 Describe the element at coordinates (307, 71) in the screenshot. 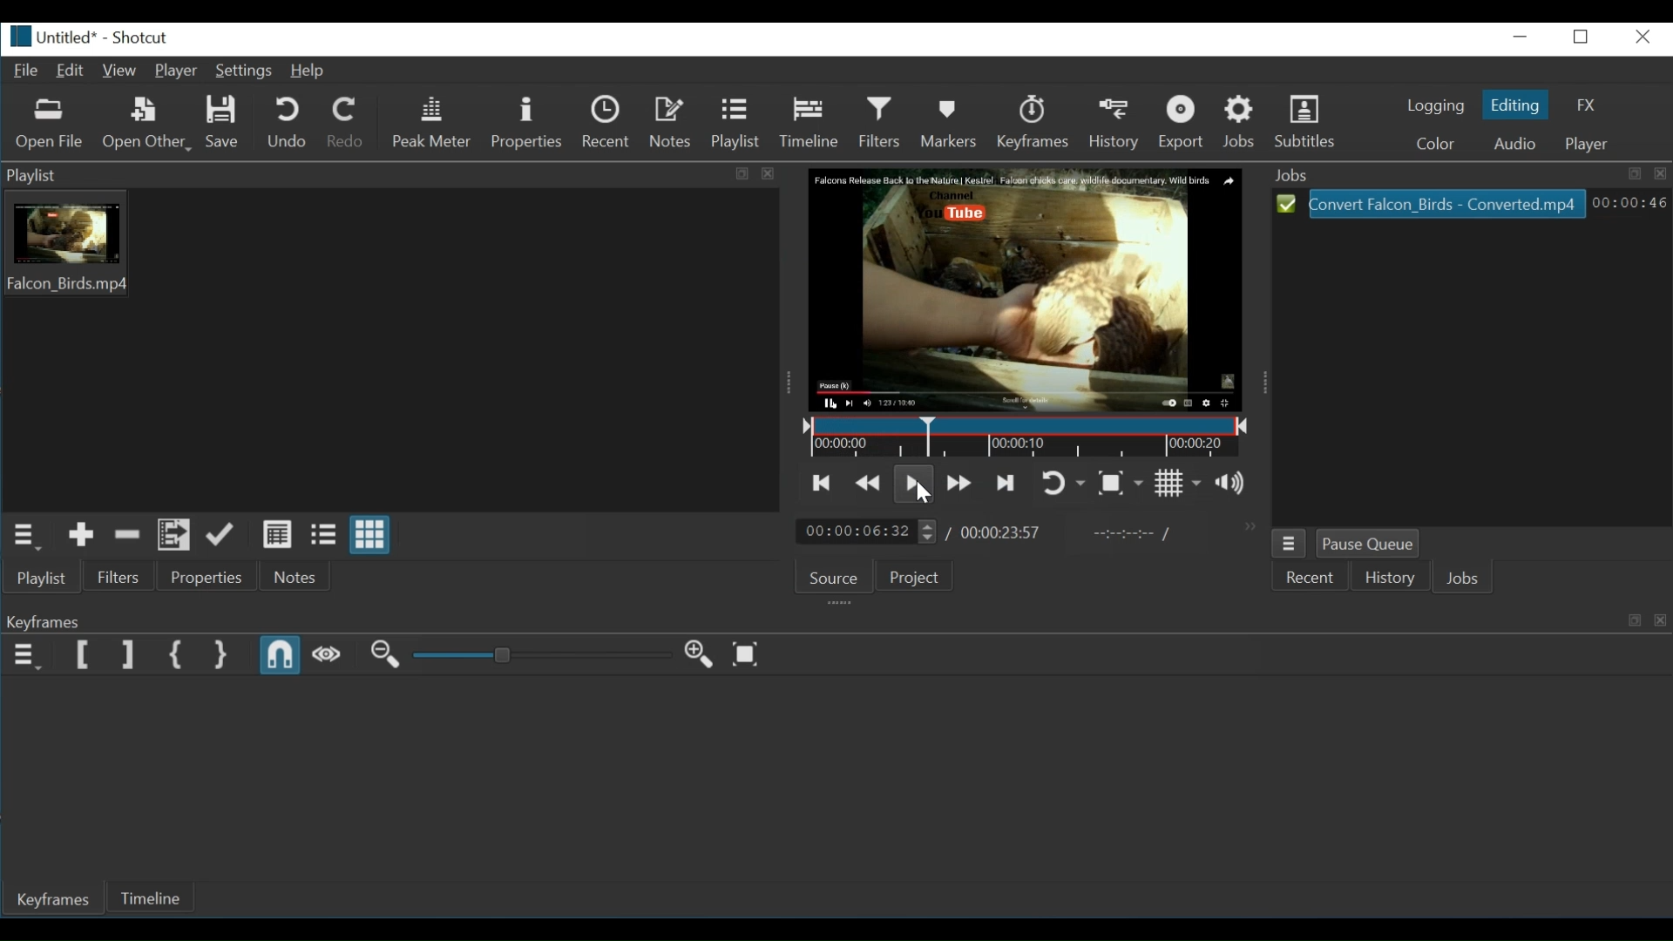

I see `Help` at that location.